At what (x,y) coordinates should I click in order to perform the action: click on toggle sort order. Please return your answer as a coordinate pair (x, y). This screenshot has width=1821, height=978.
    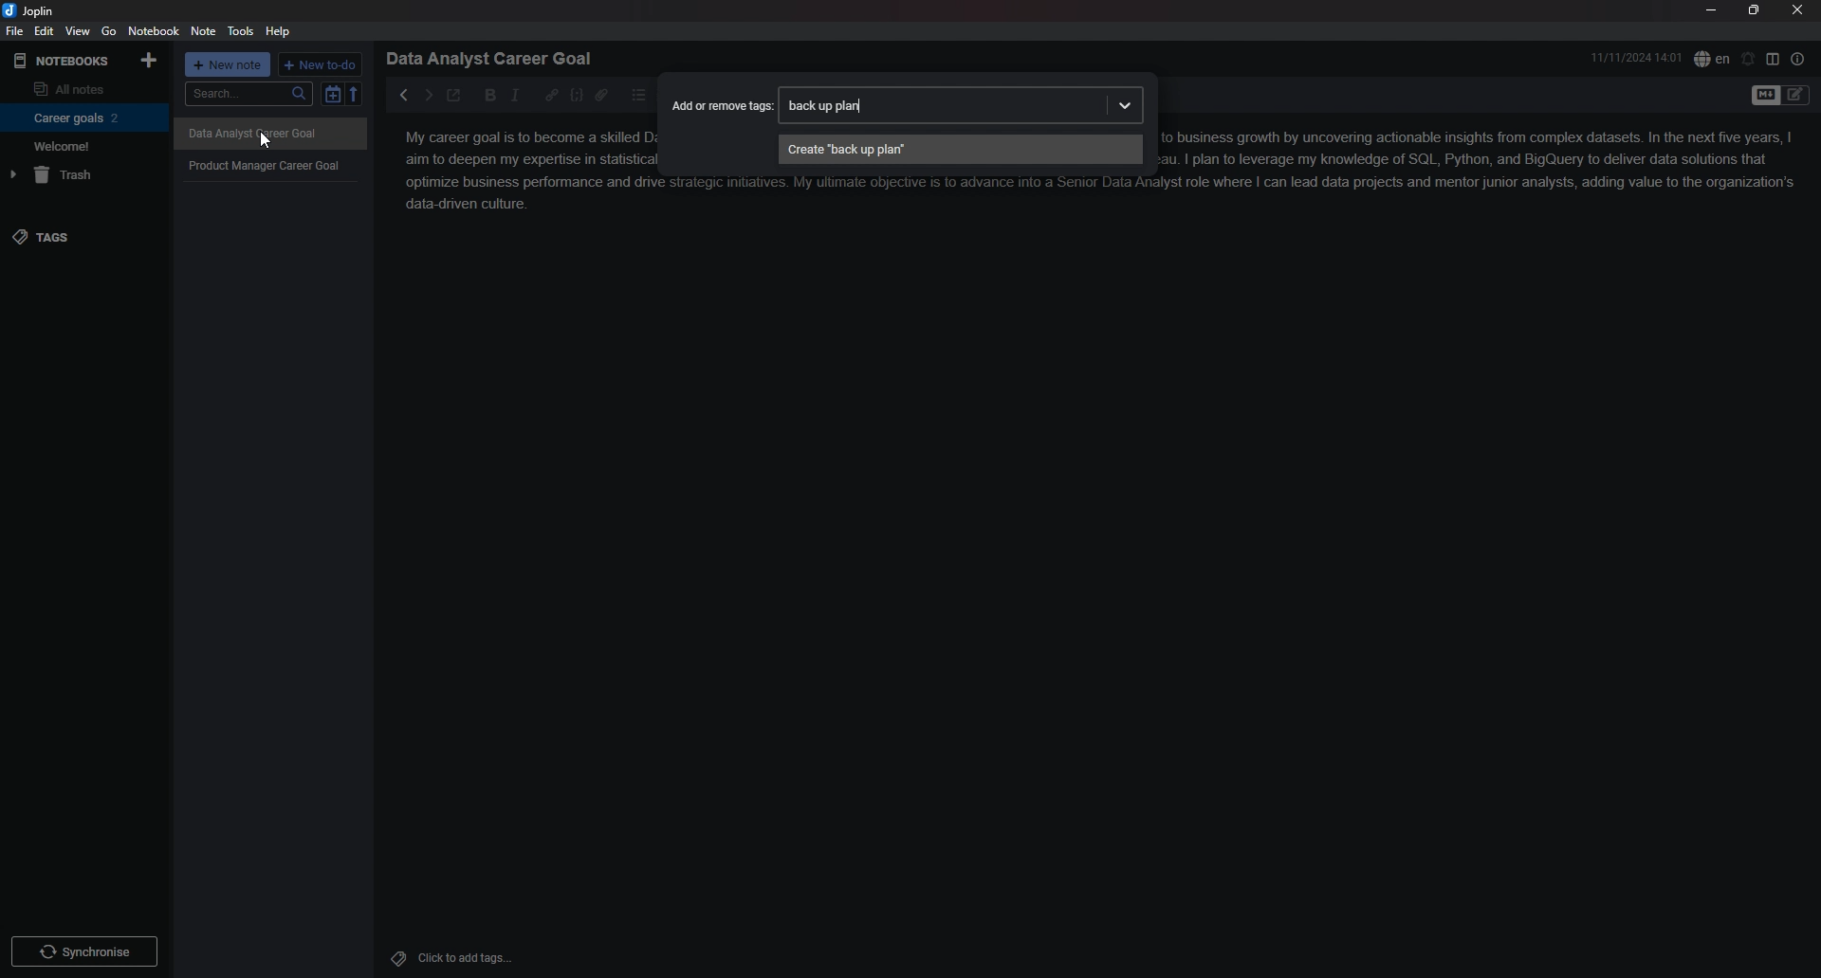
    Looking at the image, I should click on (332, 94).